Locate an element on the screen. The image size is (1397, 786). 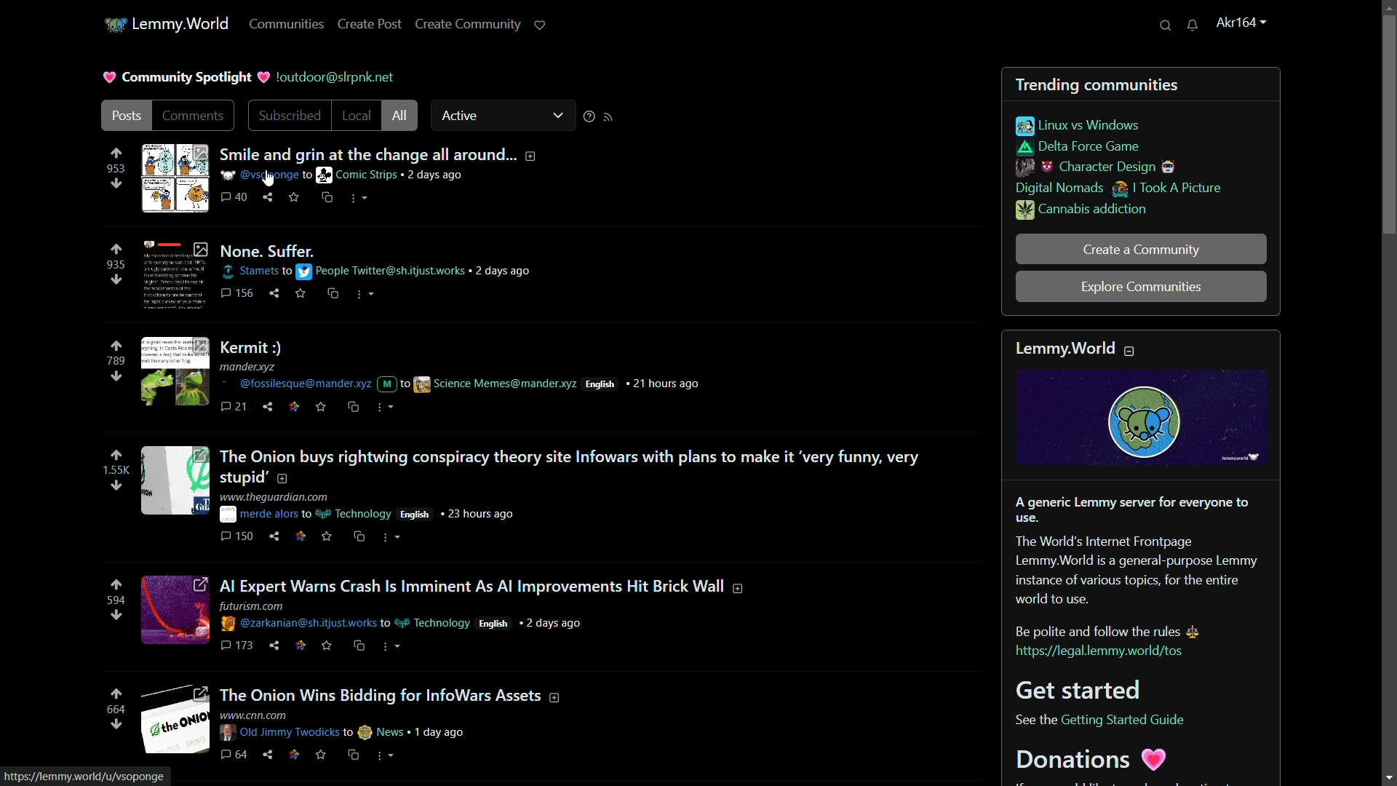
vertical scroll bar is located at coordinates (1383, 127).